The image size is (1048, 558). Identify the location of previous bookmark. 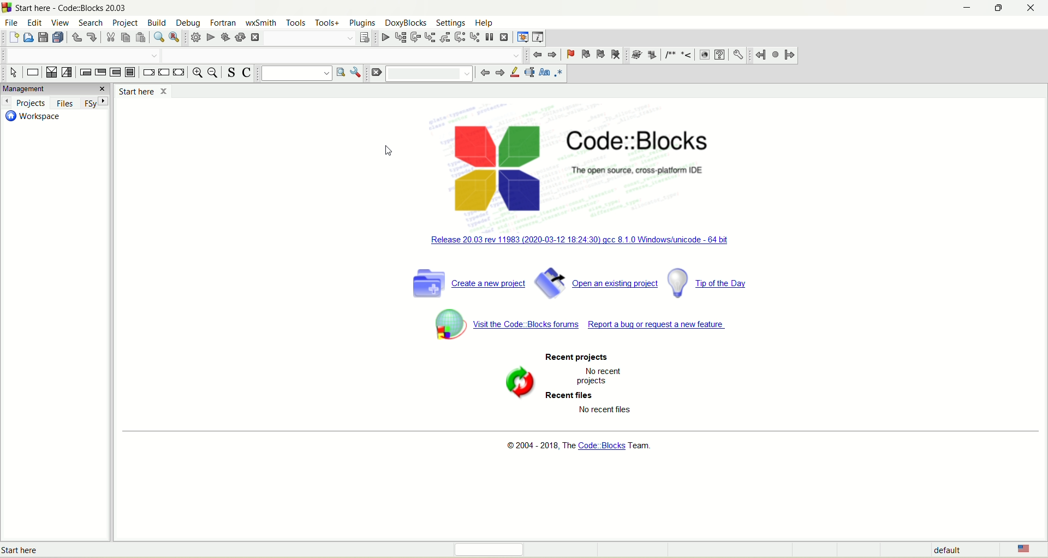
(585, 54).